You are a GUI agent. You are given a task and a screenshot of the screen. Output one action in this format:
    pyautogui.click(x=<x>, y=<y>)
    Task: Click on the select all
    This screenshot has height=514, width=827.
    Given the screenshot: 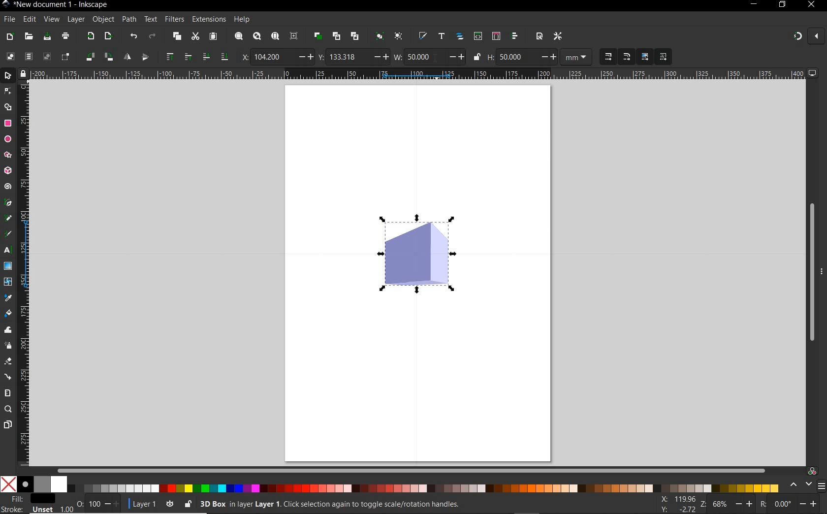 What is the action you would take?
    pyautogui.click(x=11, y=55)
    